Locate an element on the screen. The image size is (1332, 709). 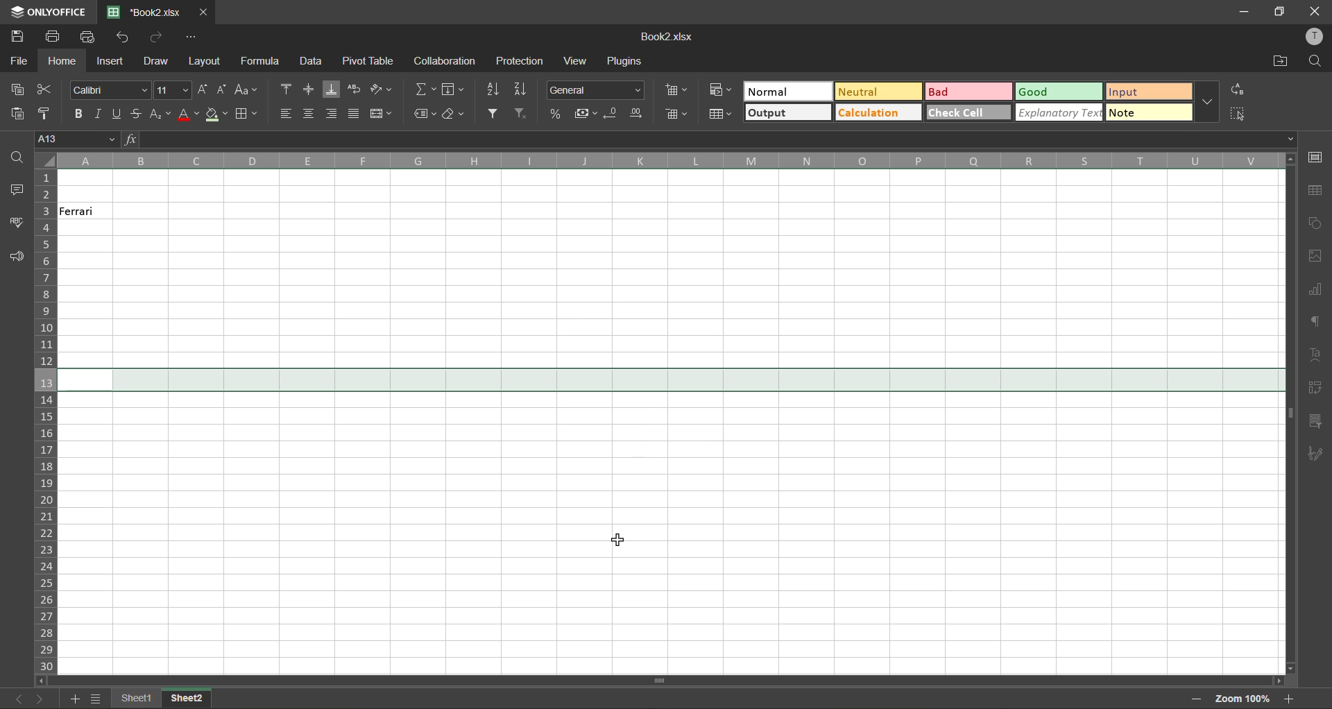
draw is located at coordinates (157, 62).